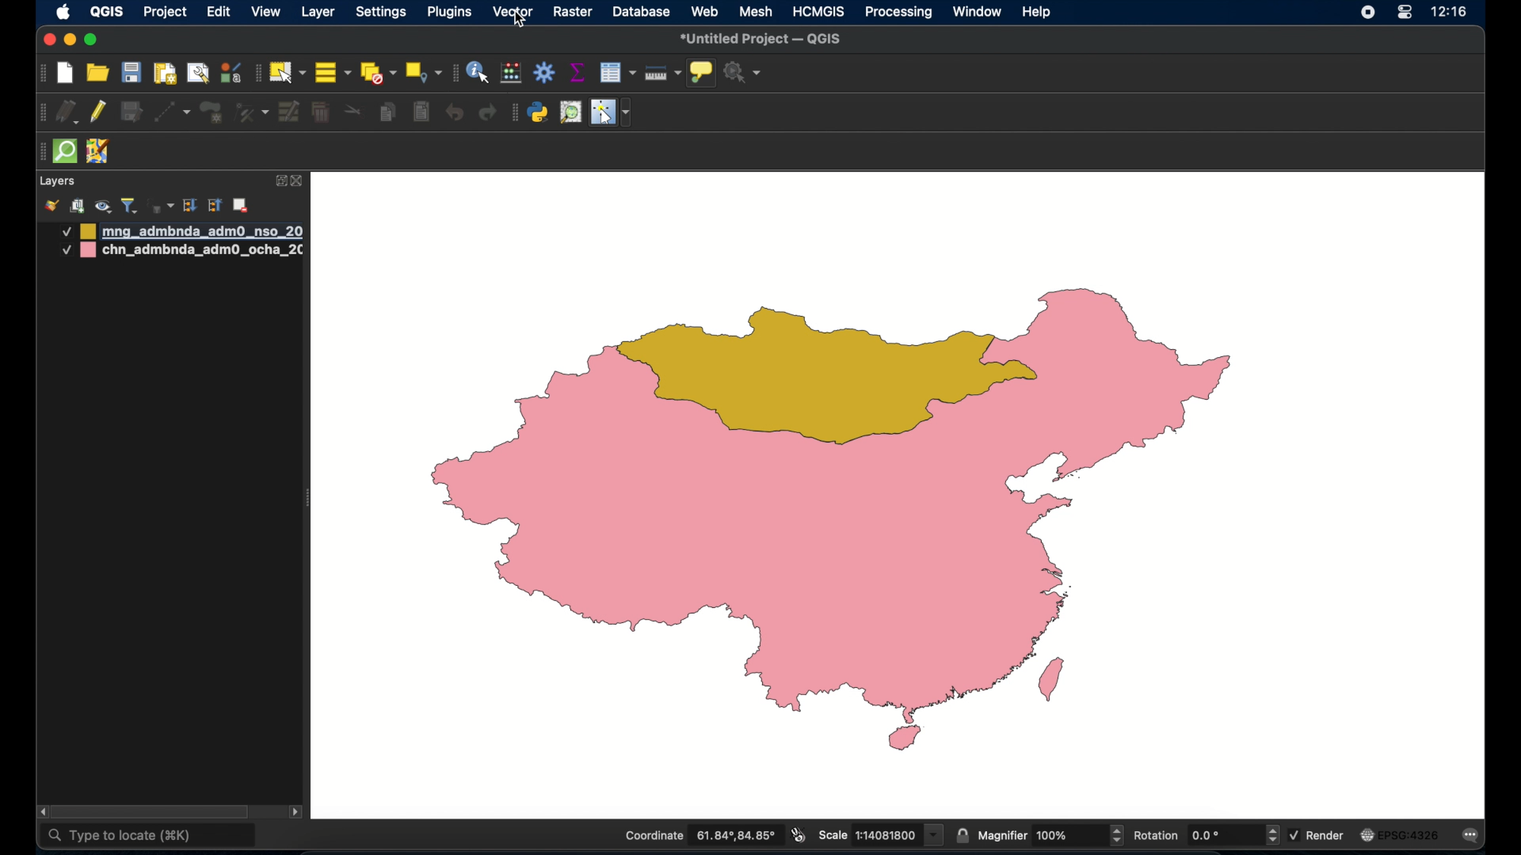 The width and height of the screenshot is (1521, 855). Describe the element at coordinates (977, 11) in the screenshot. I see `window` at that location.